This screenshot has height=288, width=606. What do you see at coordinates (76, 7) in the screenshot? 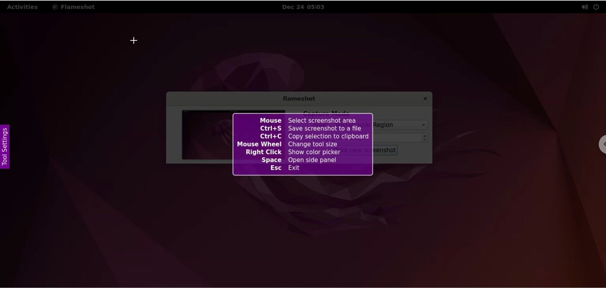
I see `flameshot options` at bounding box center [76, 7].